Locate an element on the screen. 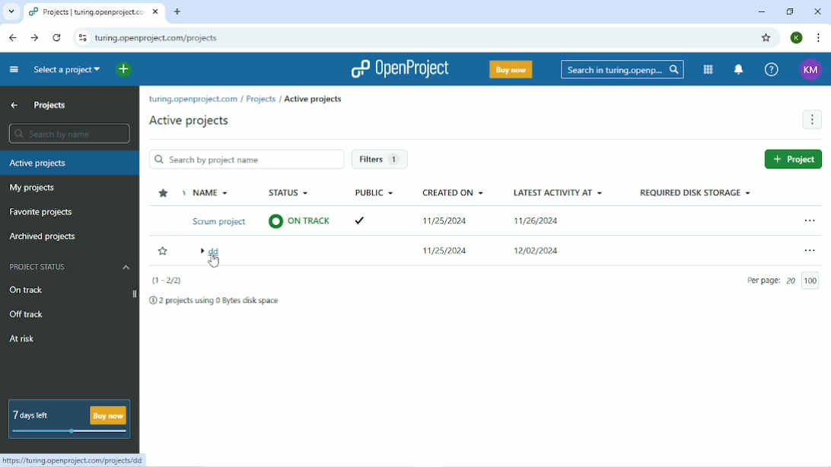 Image resolution: width=831 pixels, height=467 pixels. OpenProject is located at coordinates (398, 70).